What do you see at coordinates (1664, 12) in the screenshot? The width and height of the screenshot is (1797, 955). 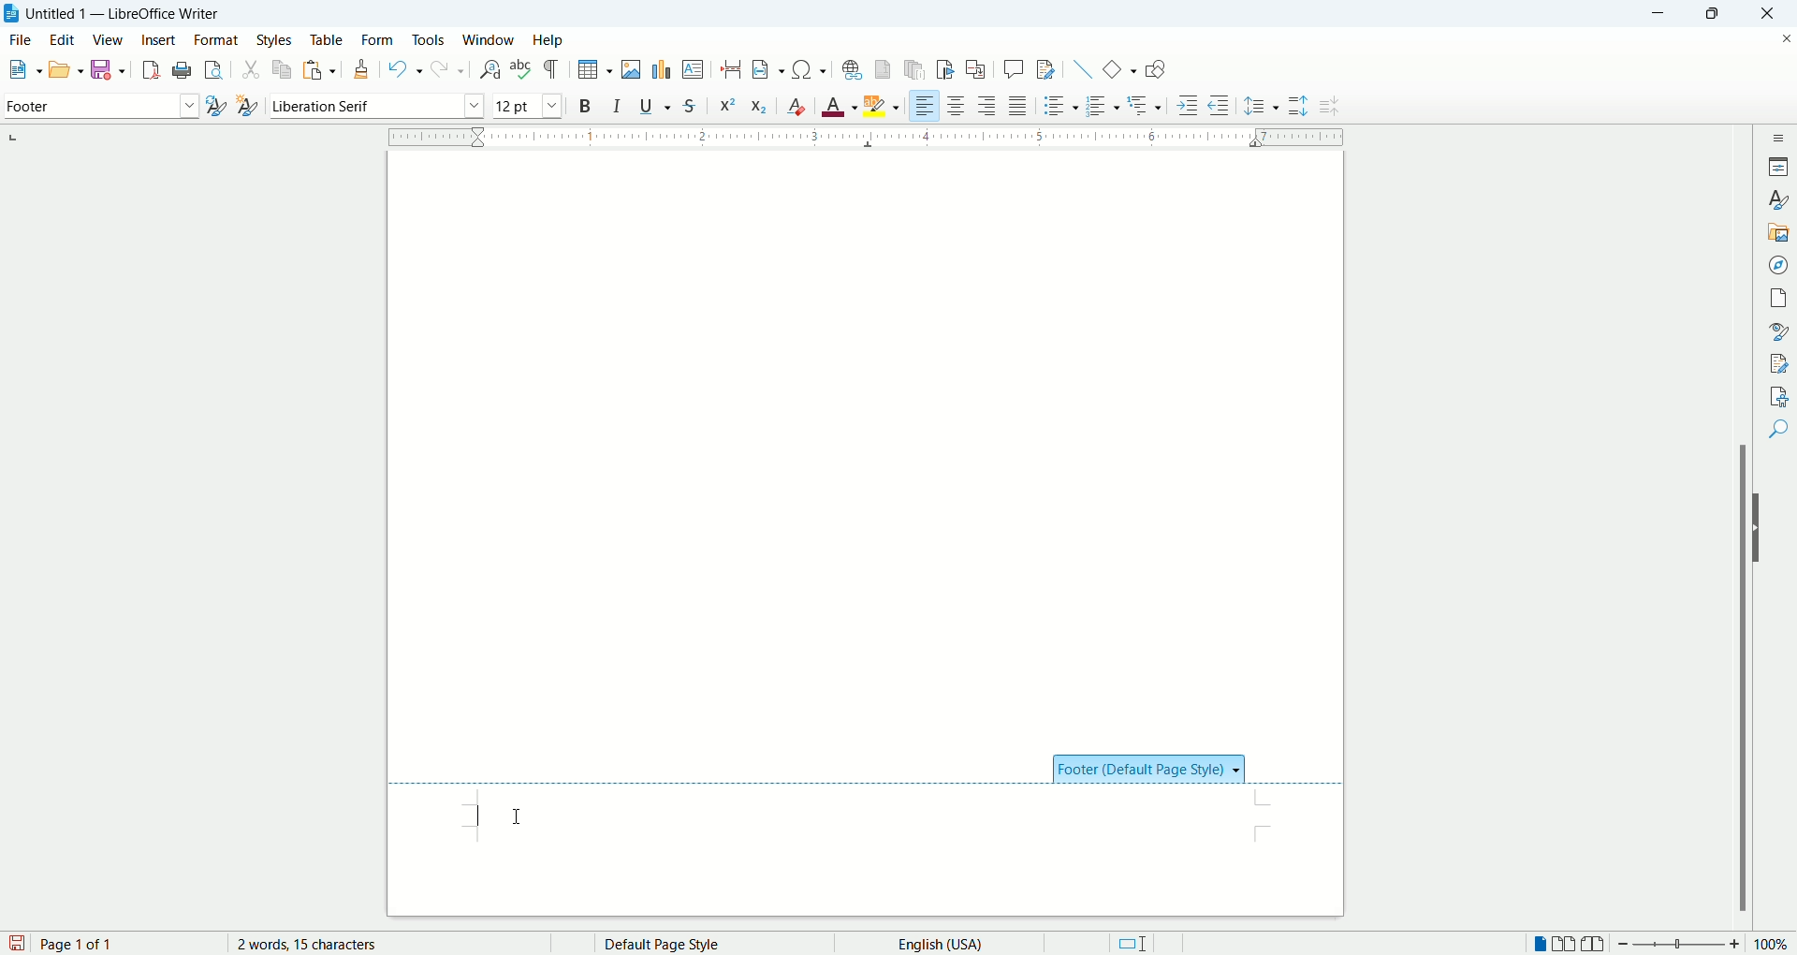 I see `minimize` at bounding box center [1664, 12].